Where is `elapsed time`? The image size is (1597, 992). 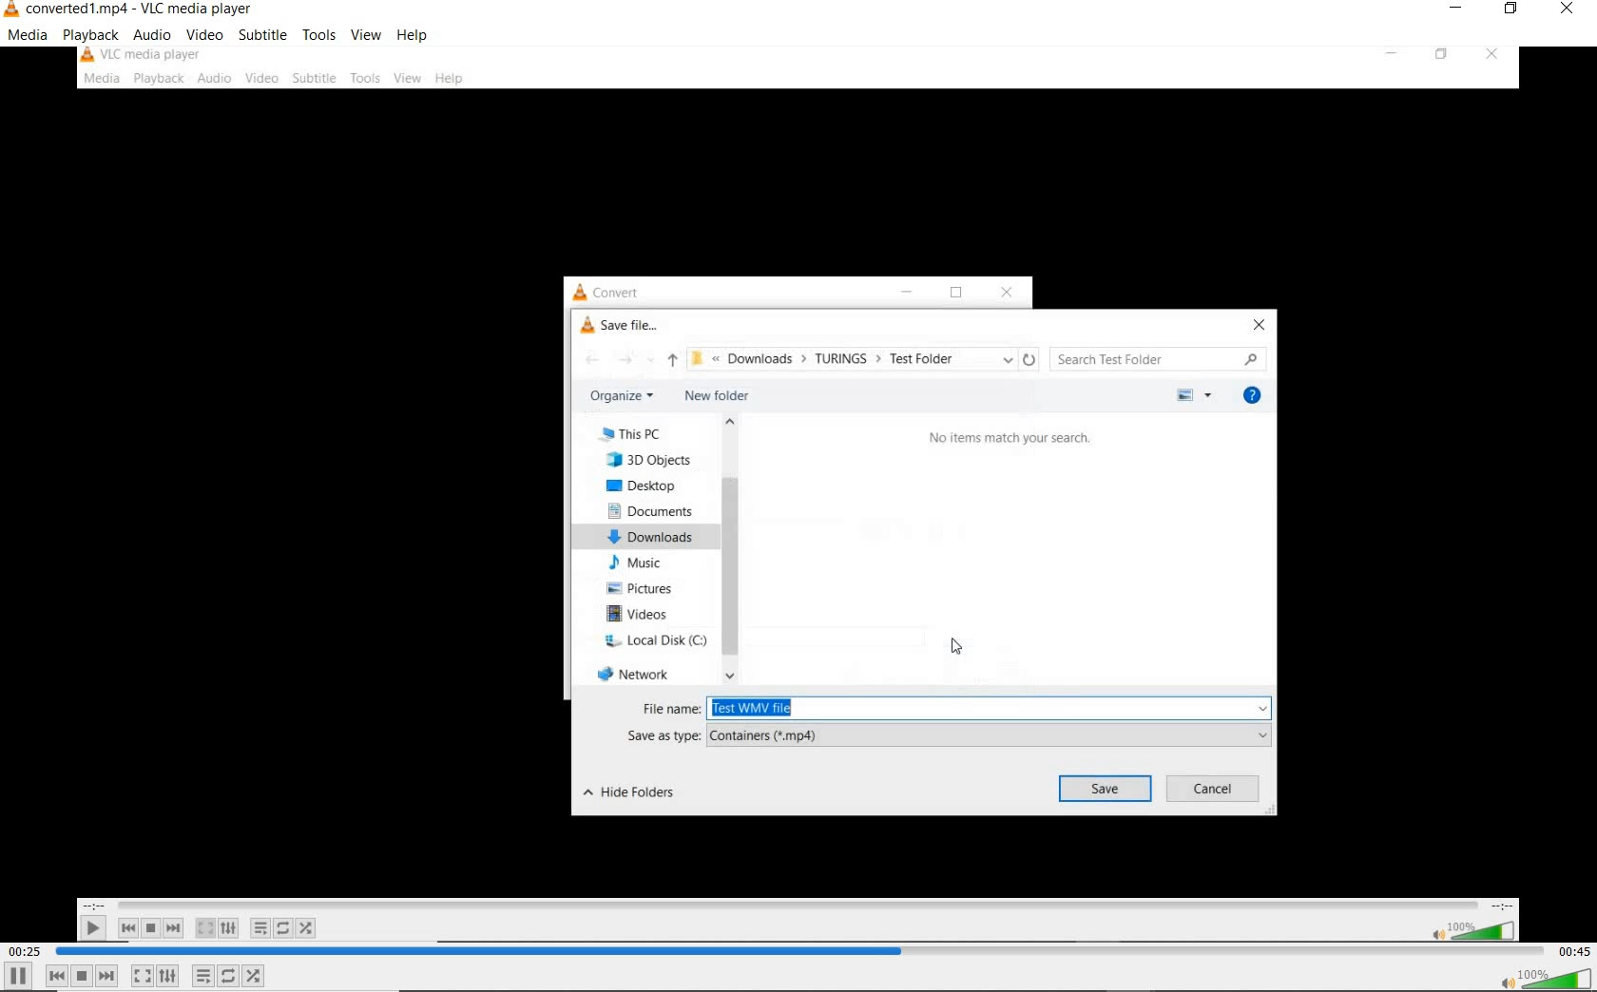
elapsed time is located at coordinates (26, 951).